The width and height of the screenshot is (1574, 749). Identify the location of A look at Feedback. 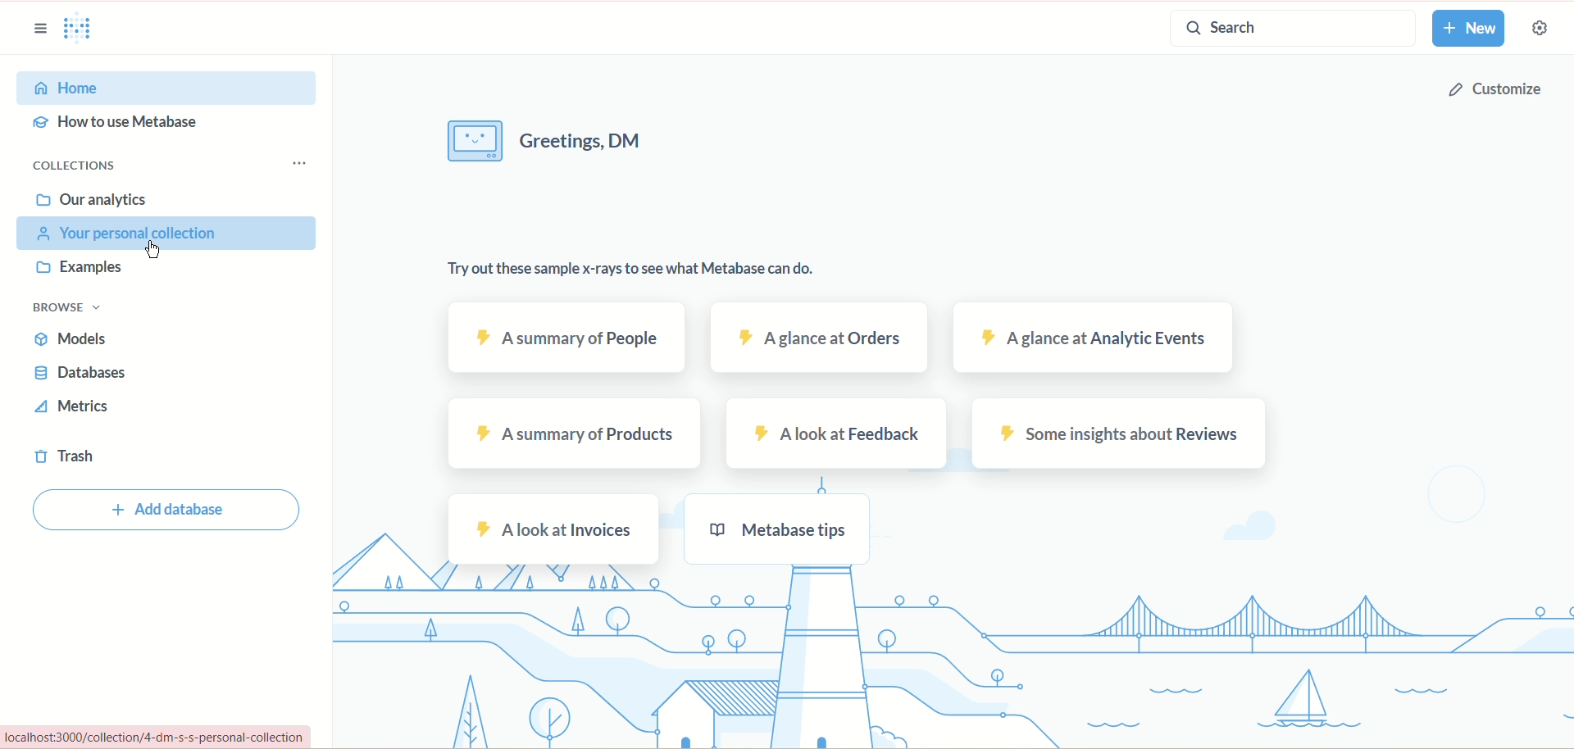
(835, 432).